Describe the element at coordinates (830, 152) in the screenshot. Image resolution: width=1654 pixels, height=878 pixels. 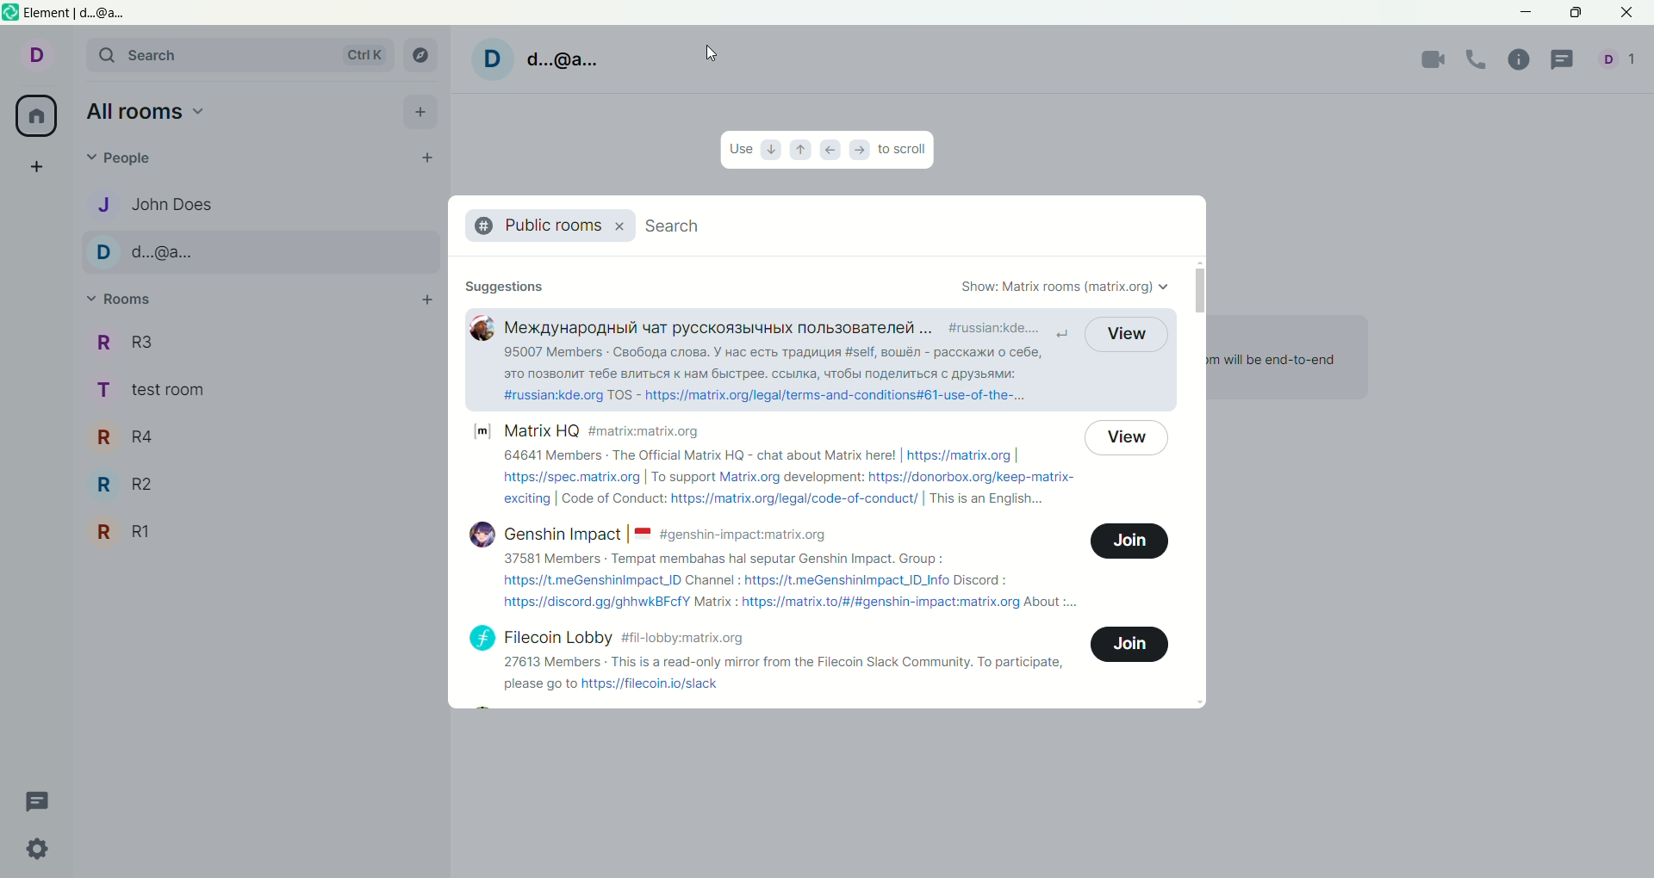
I see `left arrow` at that location.